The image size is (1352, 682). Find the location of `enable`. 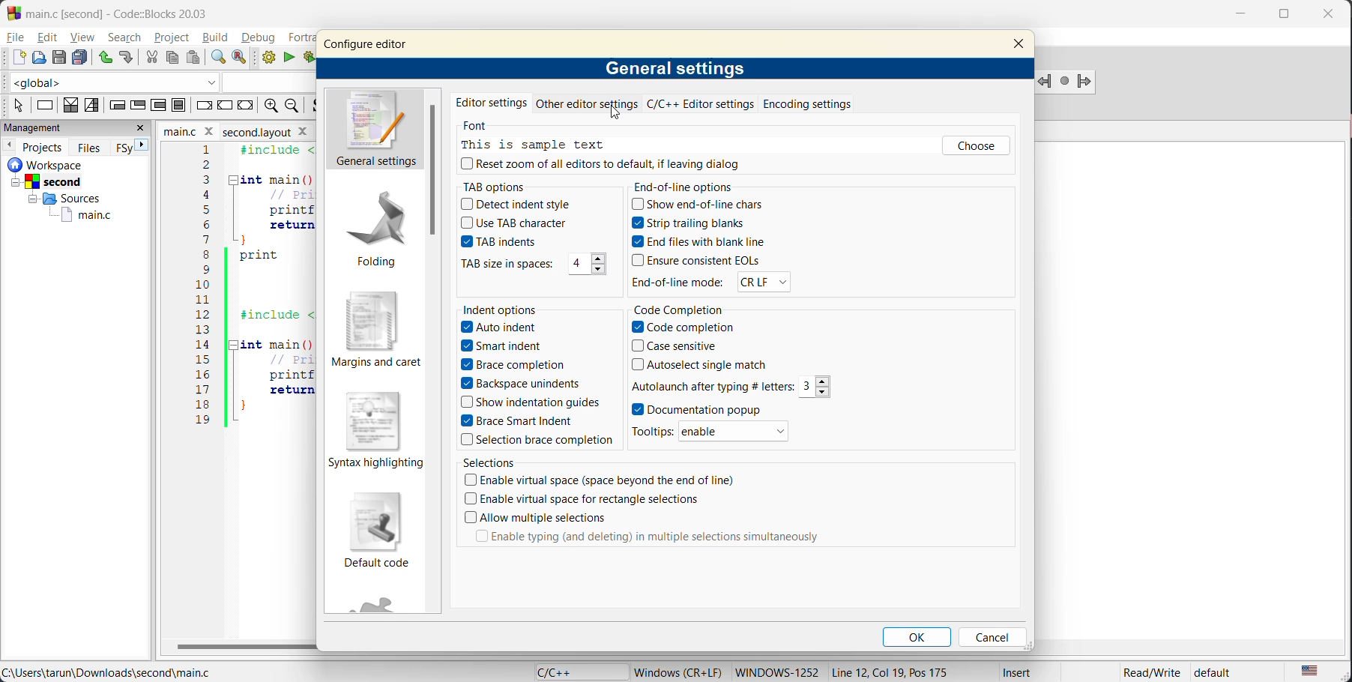

enable is located at coordinates (760, 432).